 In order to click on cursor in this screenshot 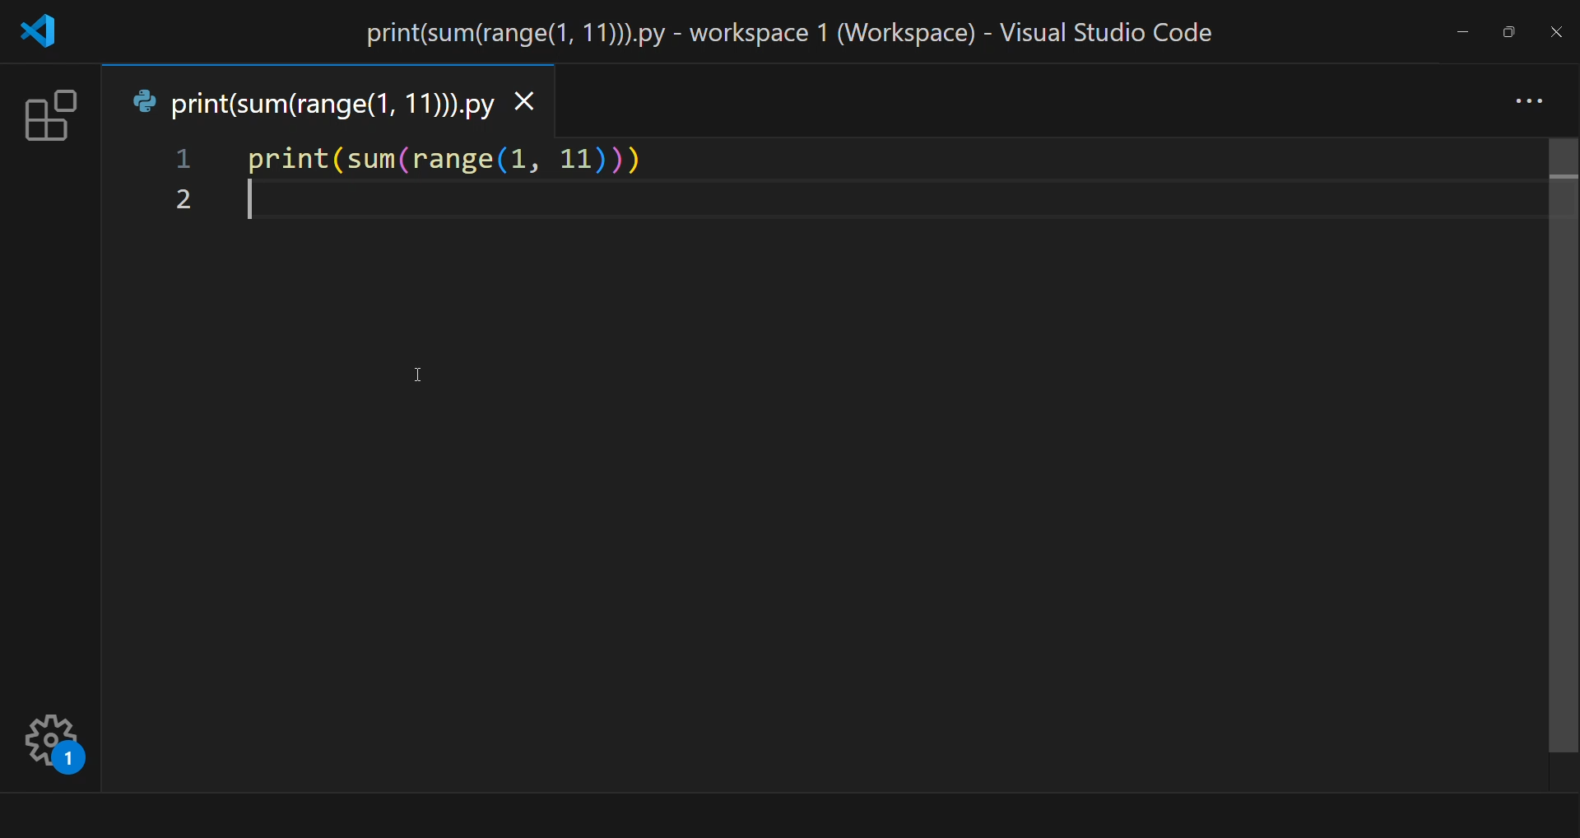, I will do `click(417, 373)`.